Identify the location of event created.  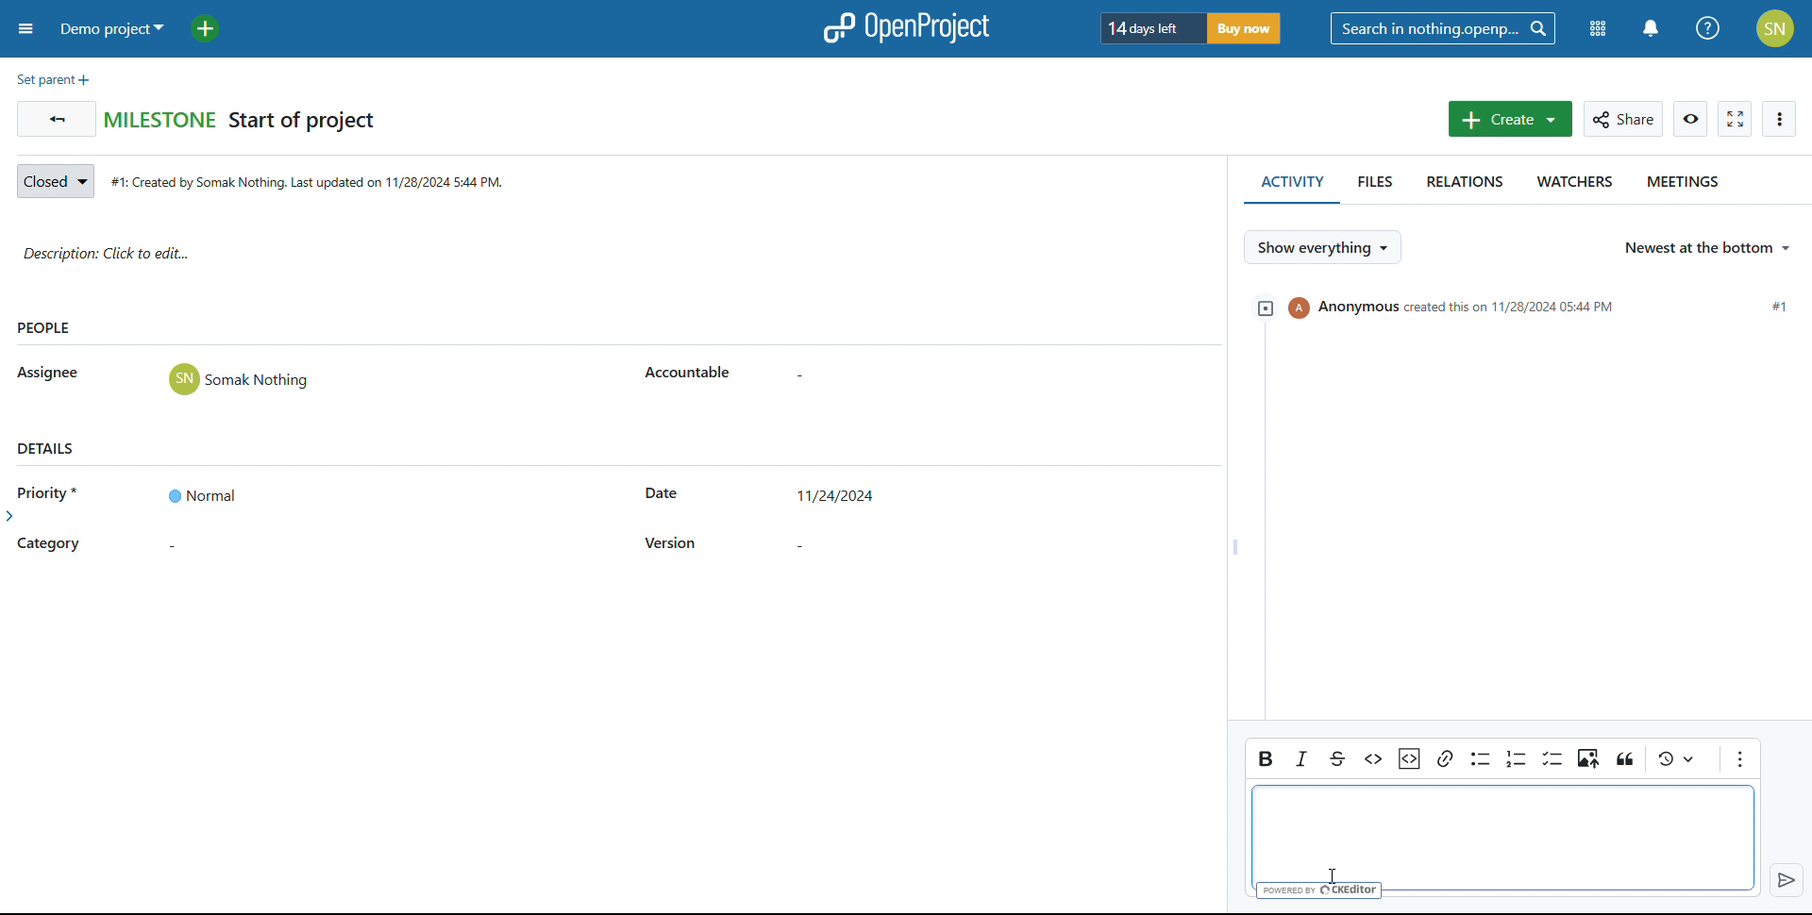
(1542, 307).